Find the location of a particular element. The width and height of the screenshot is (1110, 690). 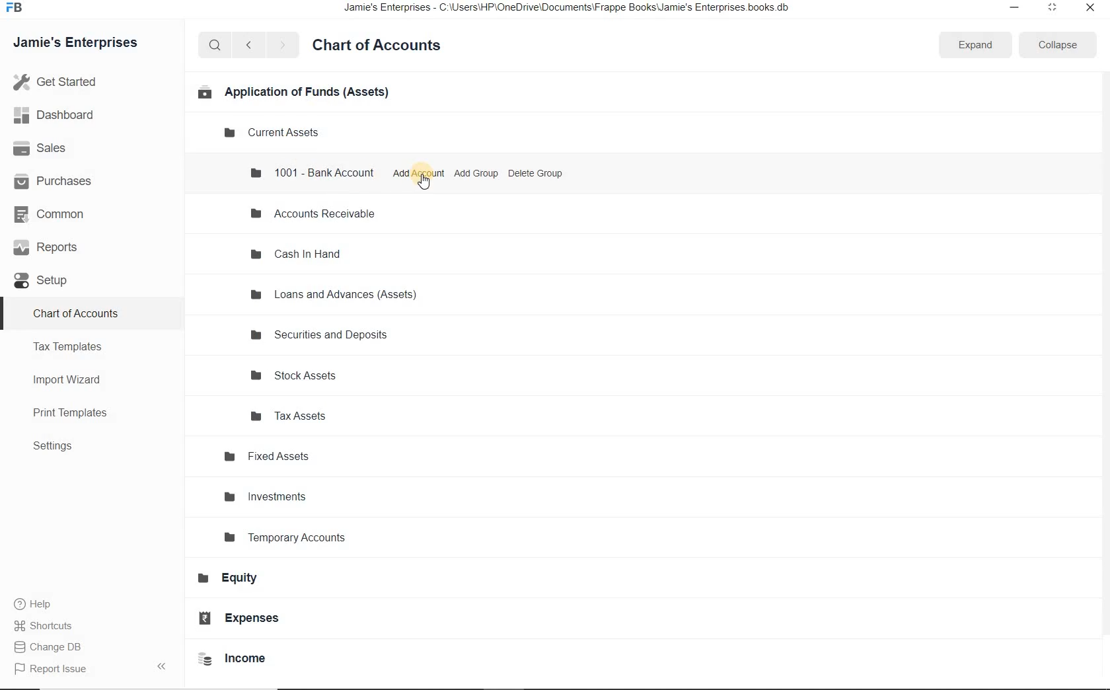

Dashboard is located at coordinates (68, 116).